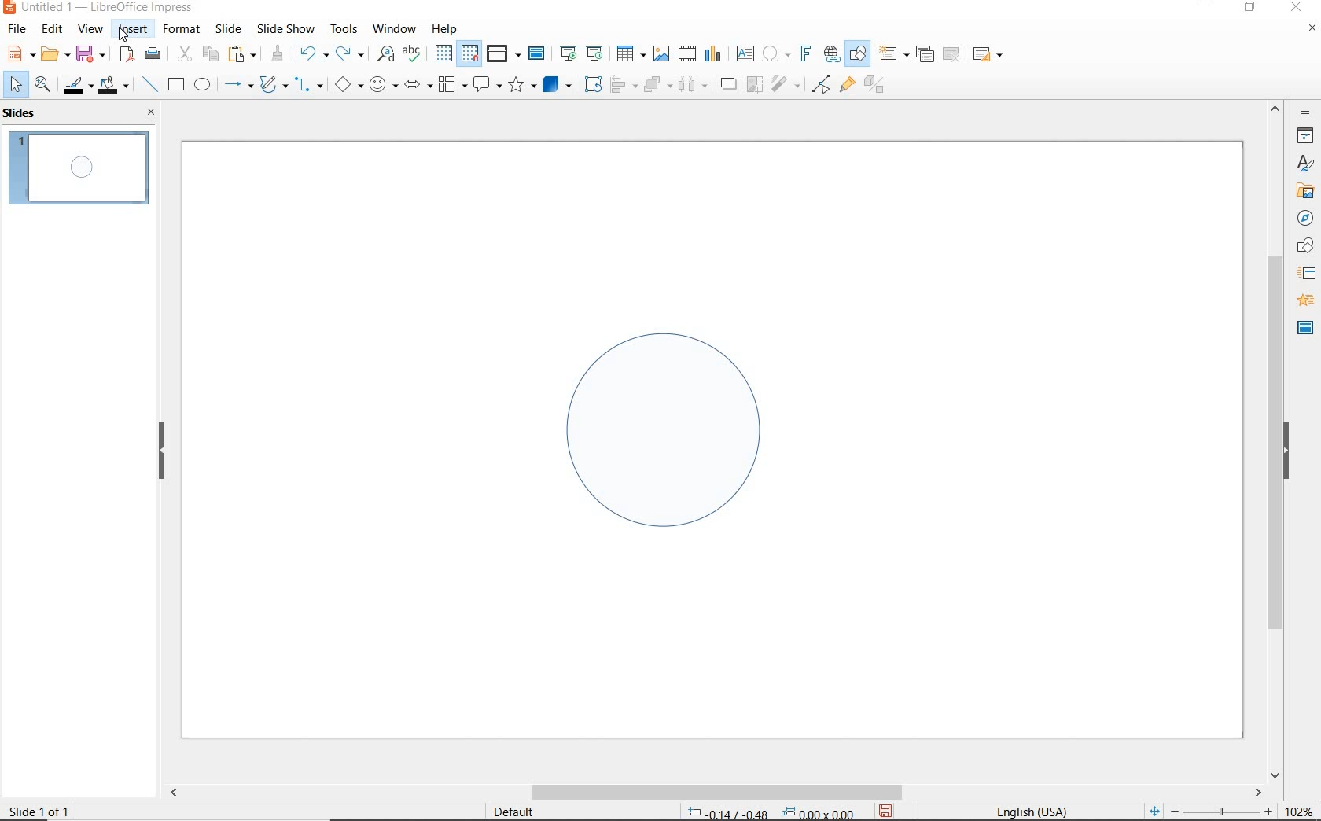 Image resolution: width=1321 pixels, height=821 pixels. What do you see at coordinates (124, 35) in the screenshot?
I see `Cursor` at bounding box center [124, 35].